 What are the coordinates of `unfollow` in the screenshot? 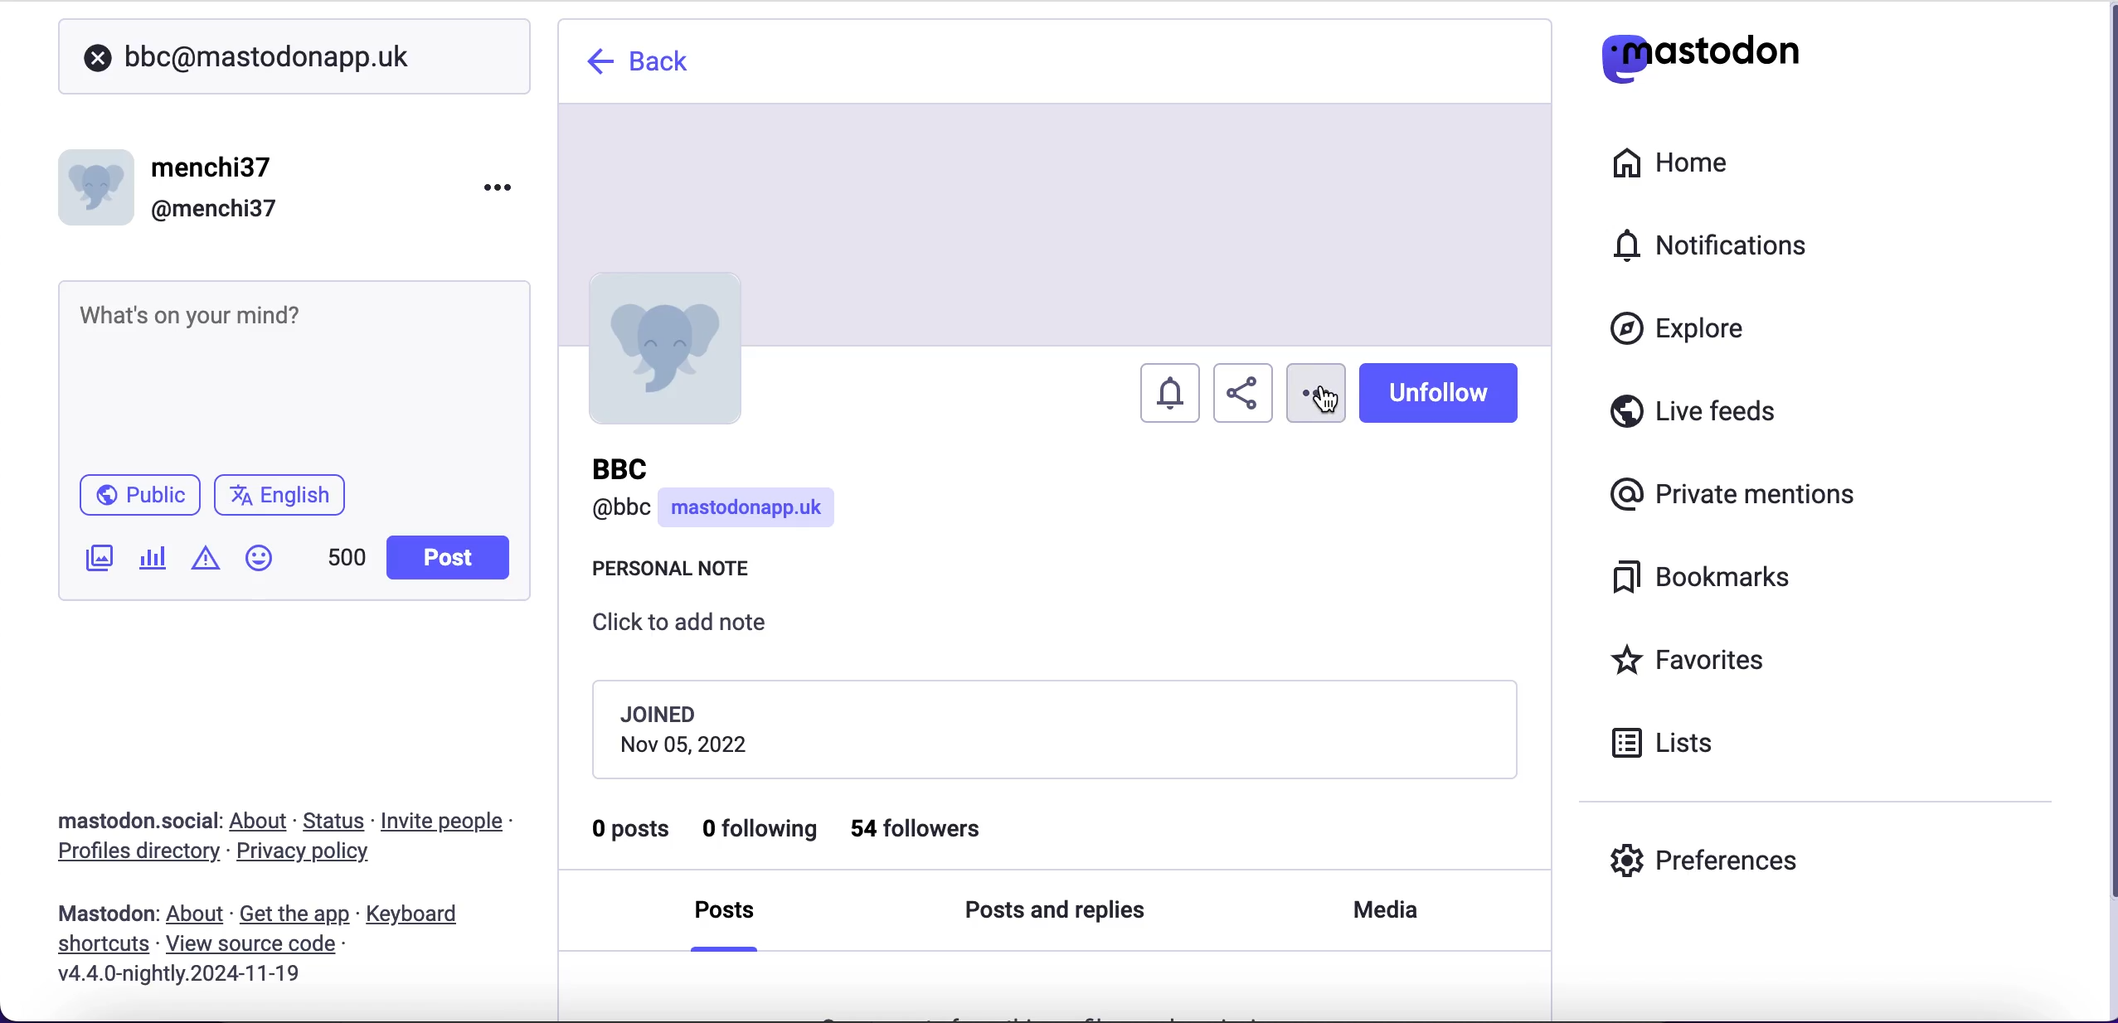 It's located at (1450, 393).